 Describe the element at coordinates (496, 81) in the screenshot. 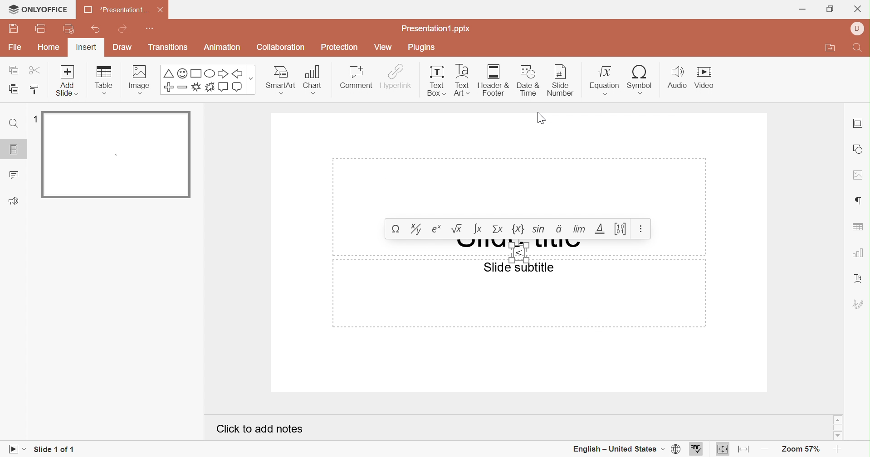

I see `Header & Footer` at that location.